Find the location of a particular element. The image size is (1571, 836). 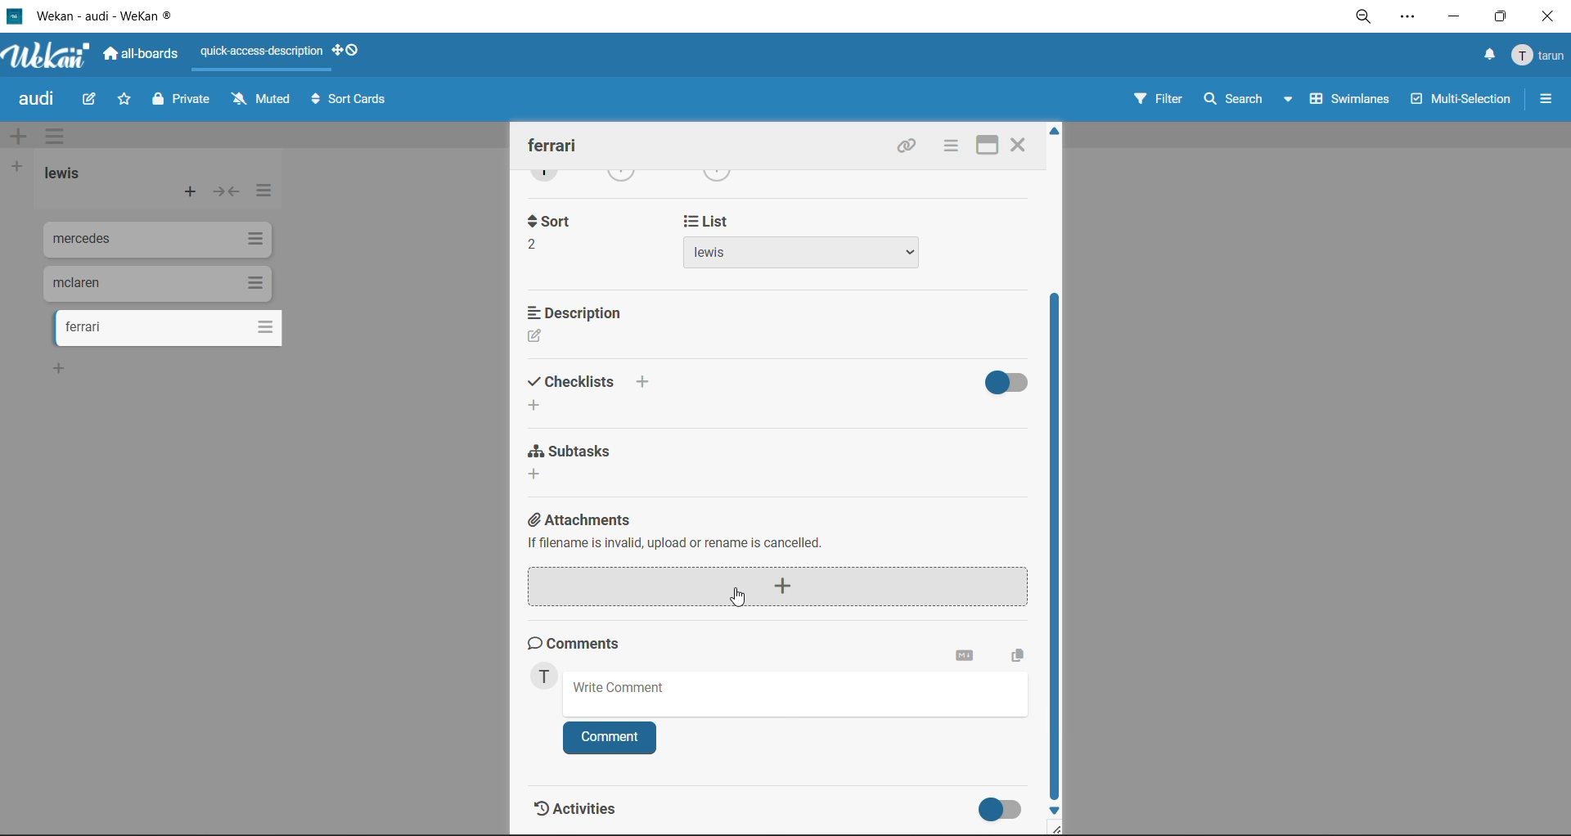

muted is located at coordinates (258, 101).